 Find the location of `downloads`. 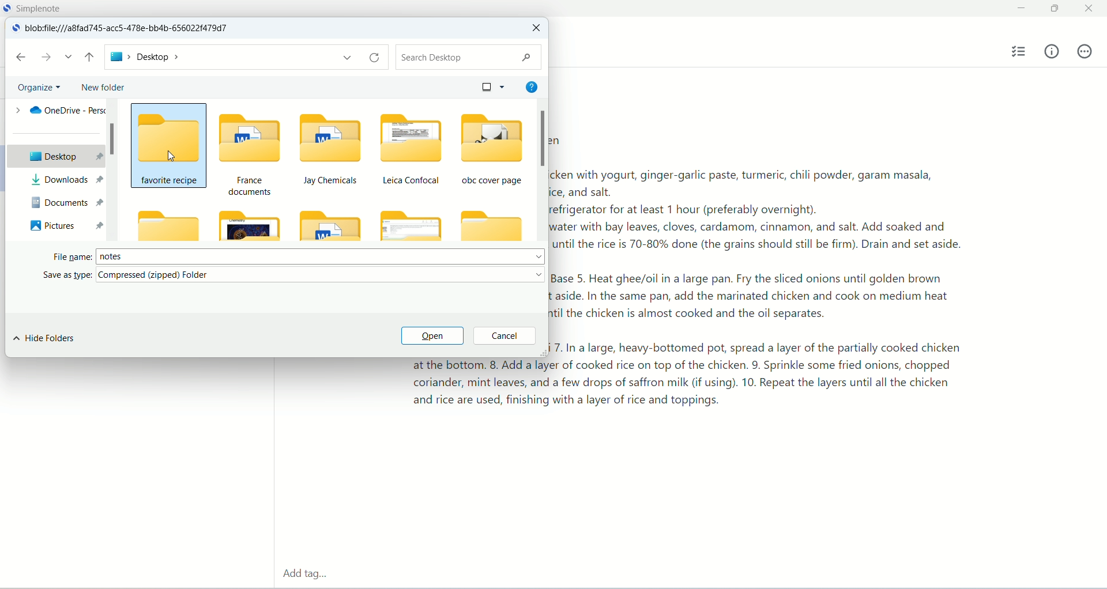

downloads is located at coordinates (65, 179).